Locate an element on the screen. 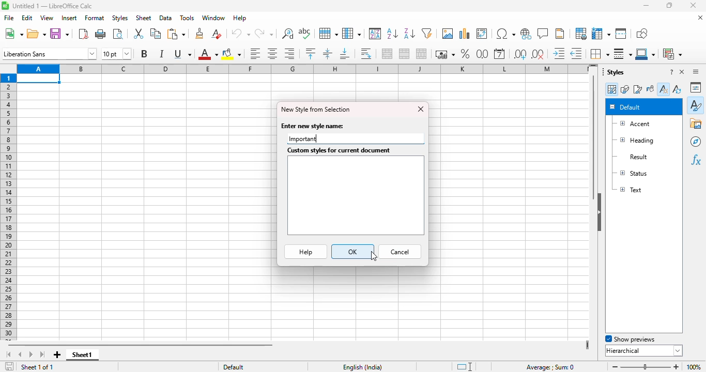  paste is located at coordinates (176, 34).